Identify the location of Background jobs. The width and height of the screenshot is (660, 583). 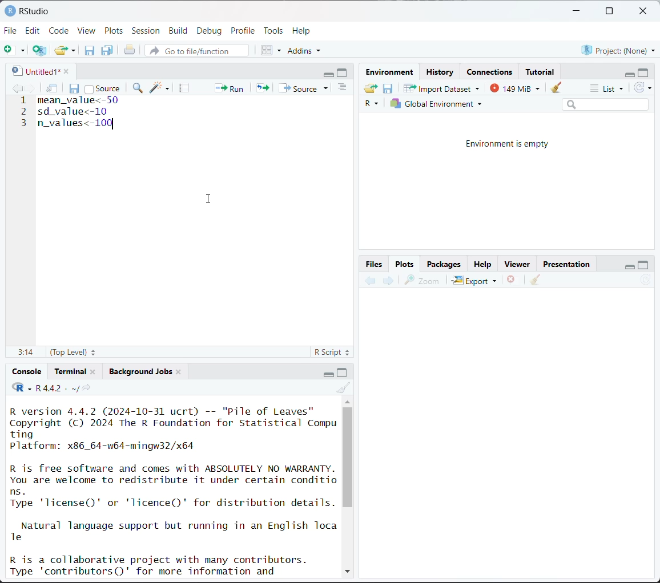
(140, 371).